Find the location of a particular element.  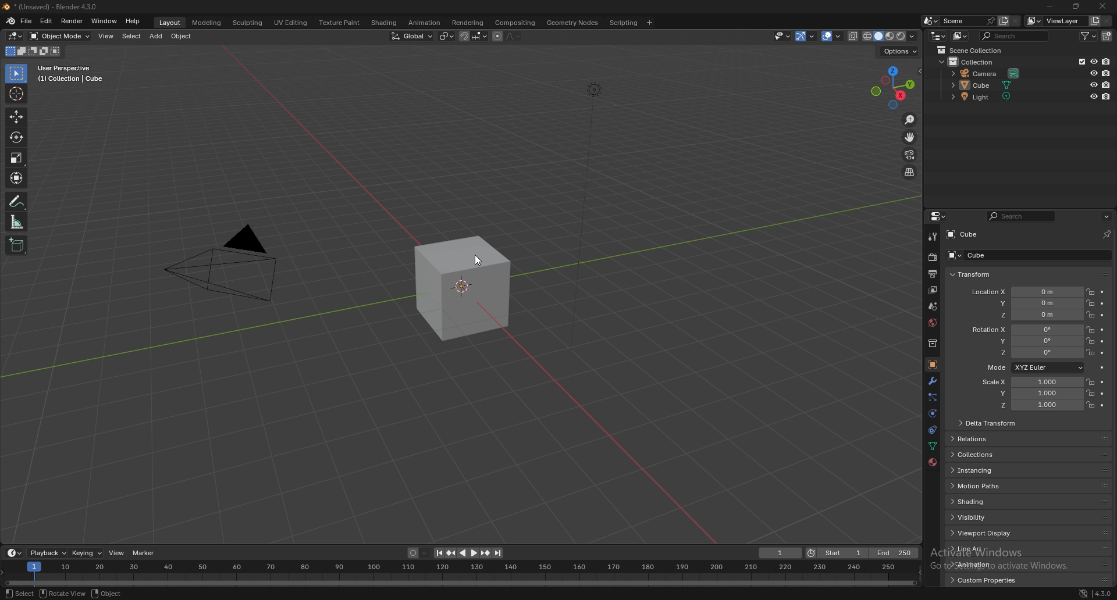

add scene is located at coordinates (1003, 21).